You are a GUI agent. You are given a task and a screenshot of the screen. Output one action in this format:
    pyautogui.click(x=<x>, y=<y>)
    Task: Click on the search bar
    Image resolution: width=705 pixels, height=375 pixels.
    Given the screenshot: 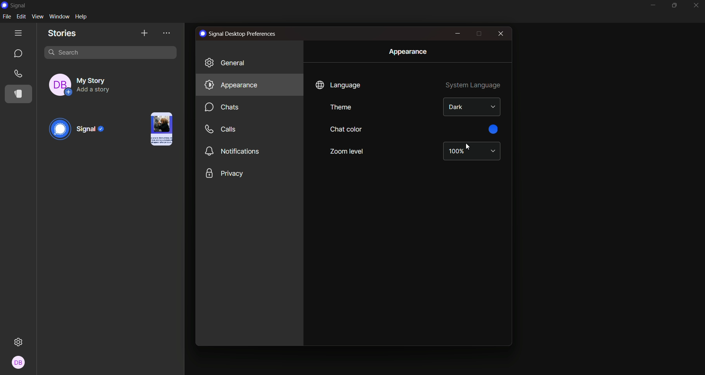 What is the action you would take?
    pyautogui.click(x=111, y=52)
    